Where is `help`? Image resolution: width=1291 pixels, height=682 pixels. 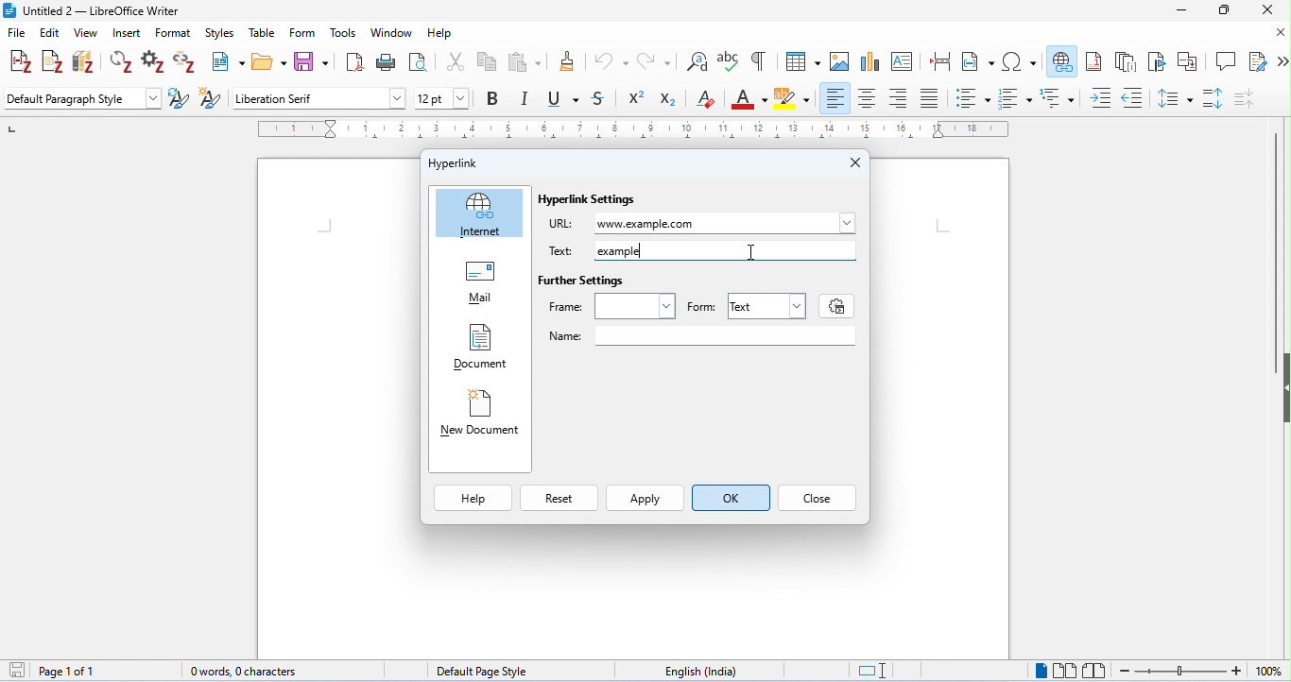 help is located at coordinates (440, 34).